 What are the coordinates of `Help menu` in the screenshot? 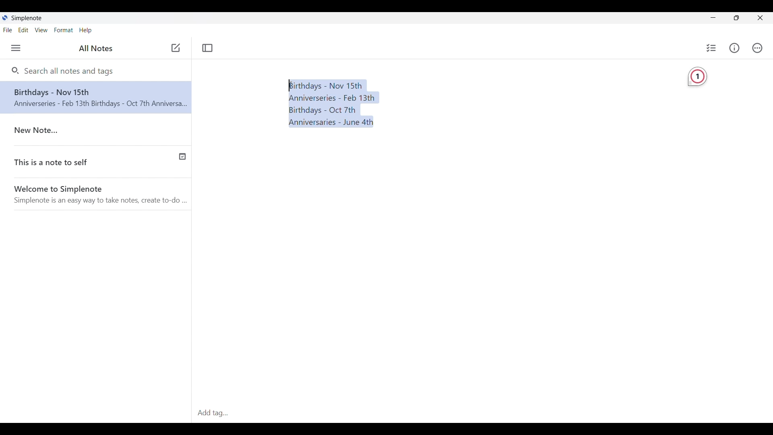 It's located at (85, 31).